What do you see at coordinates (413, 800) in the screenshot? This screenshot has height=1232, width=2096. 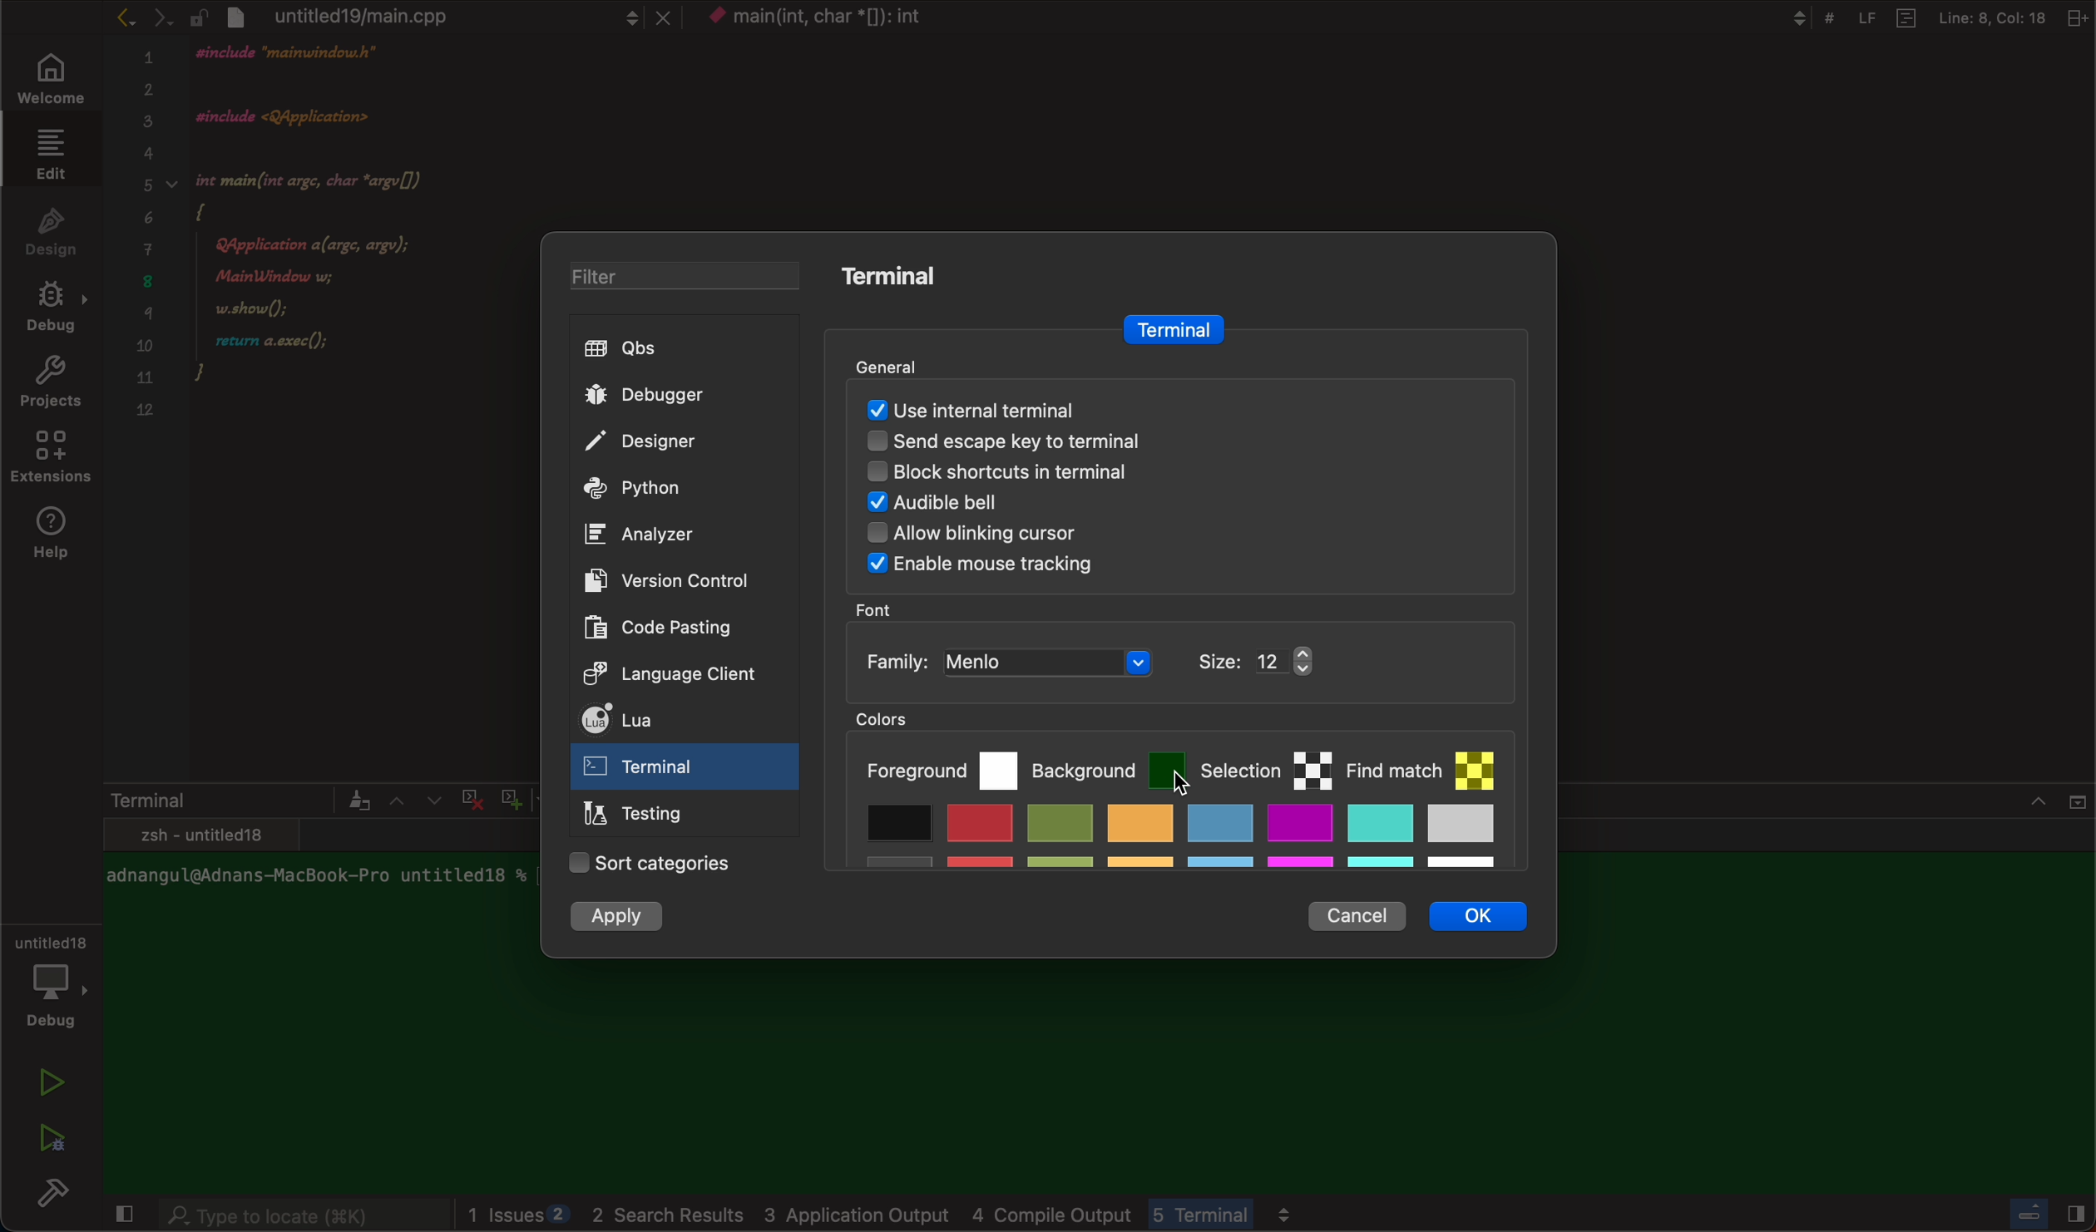 I see `arrows` at bounding box center [413, 800].